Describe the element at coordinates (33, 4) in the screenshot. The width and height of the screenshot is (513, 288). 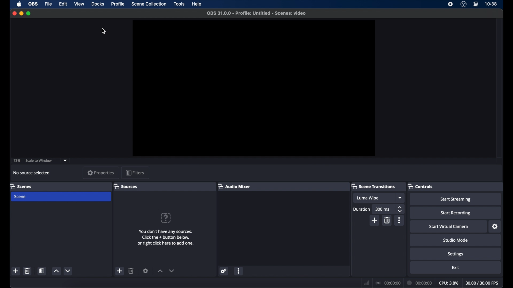
I see `obs` at that location.